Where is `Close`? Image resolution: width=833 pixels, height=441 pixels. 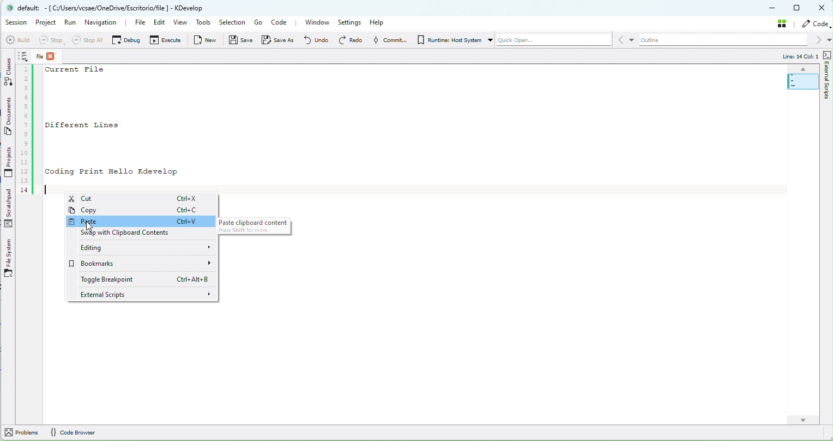
Close is located at coordinates (823, 8).